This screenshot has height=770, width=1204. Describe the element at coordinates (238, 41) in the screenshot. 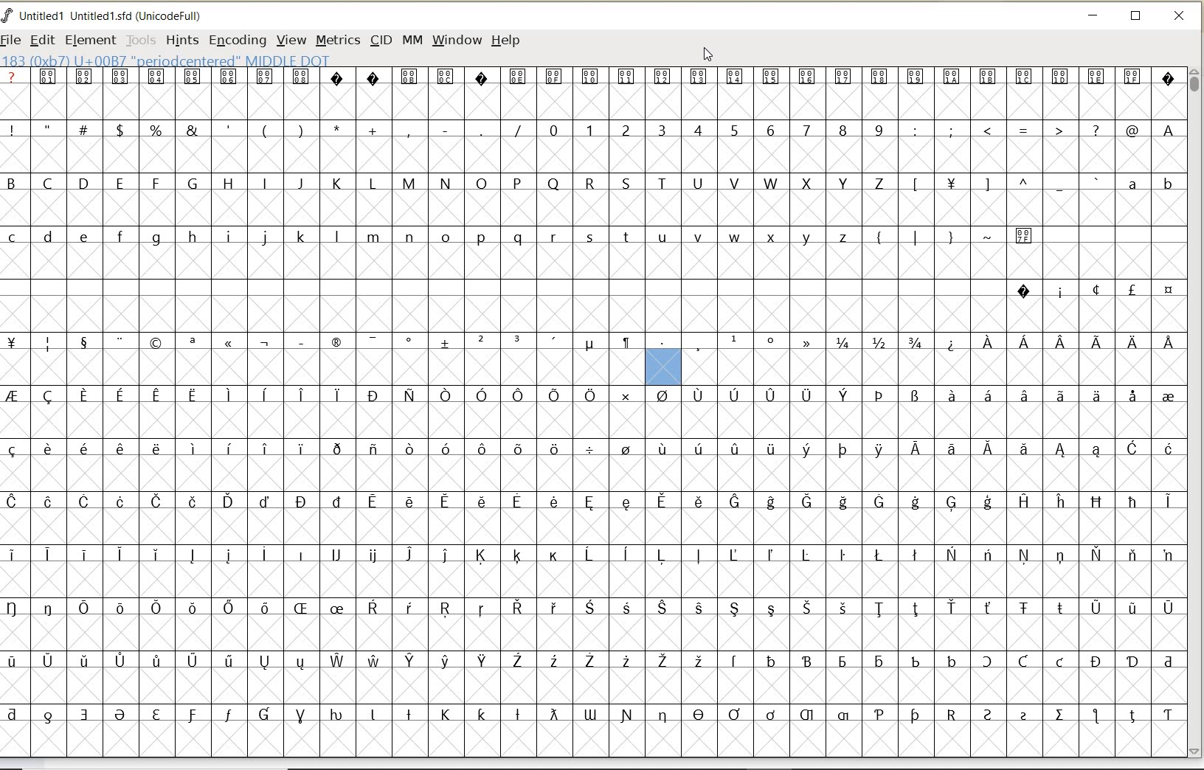

I see `ENCODING` at that location.